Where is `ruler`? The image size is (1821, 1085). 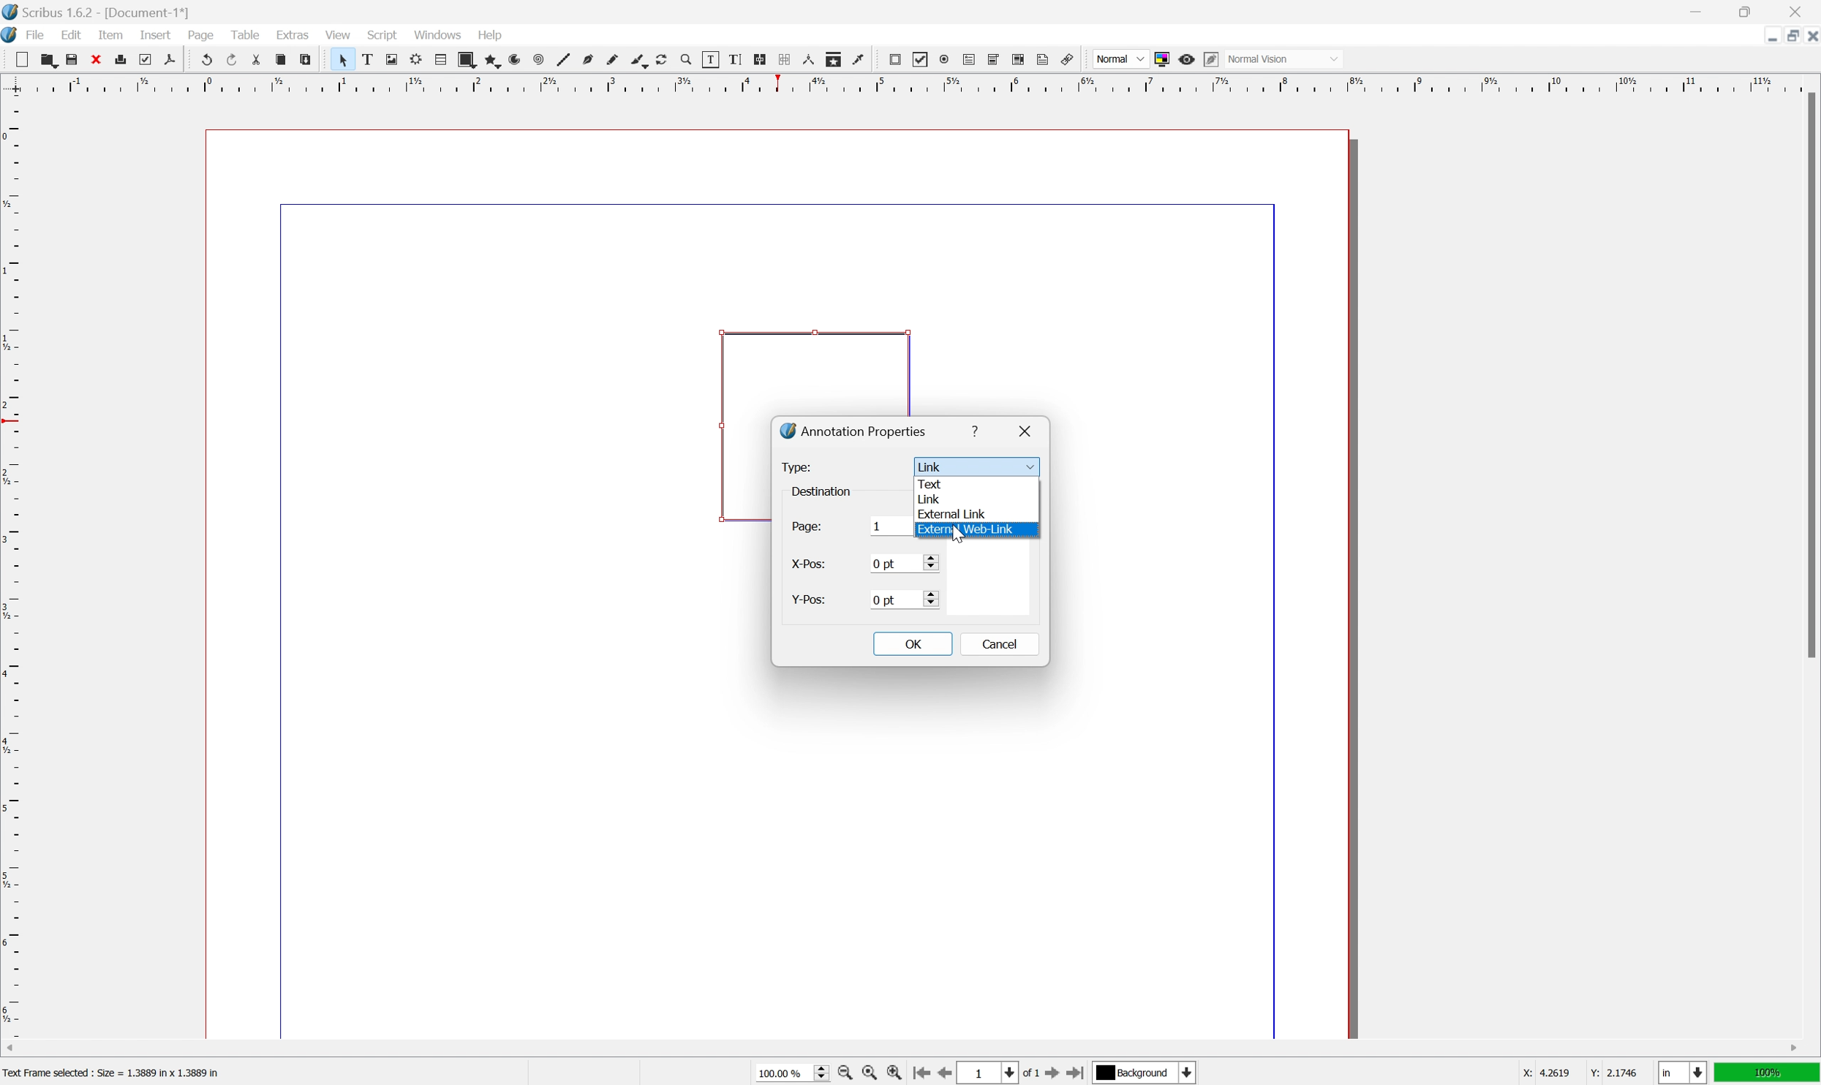
ruler is located at coordinates (908, 83).